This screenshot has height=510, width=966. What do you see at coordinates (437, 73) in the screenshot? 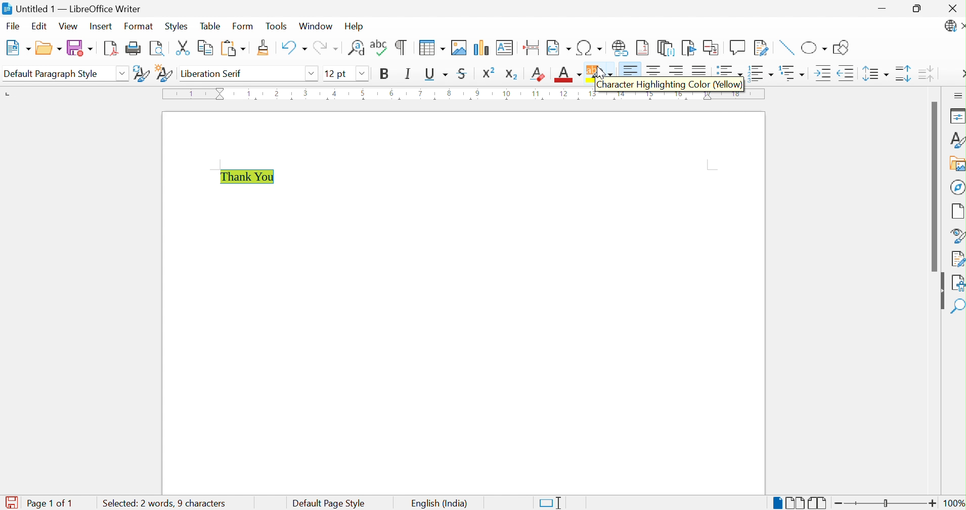
I see `Underline` at bounding box center [437, 73].